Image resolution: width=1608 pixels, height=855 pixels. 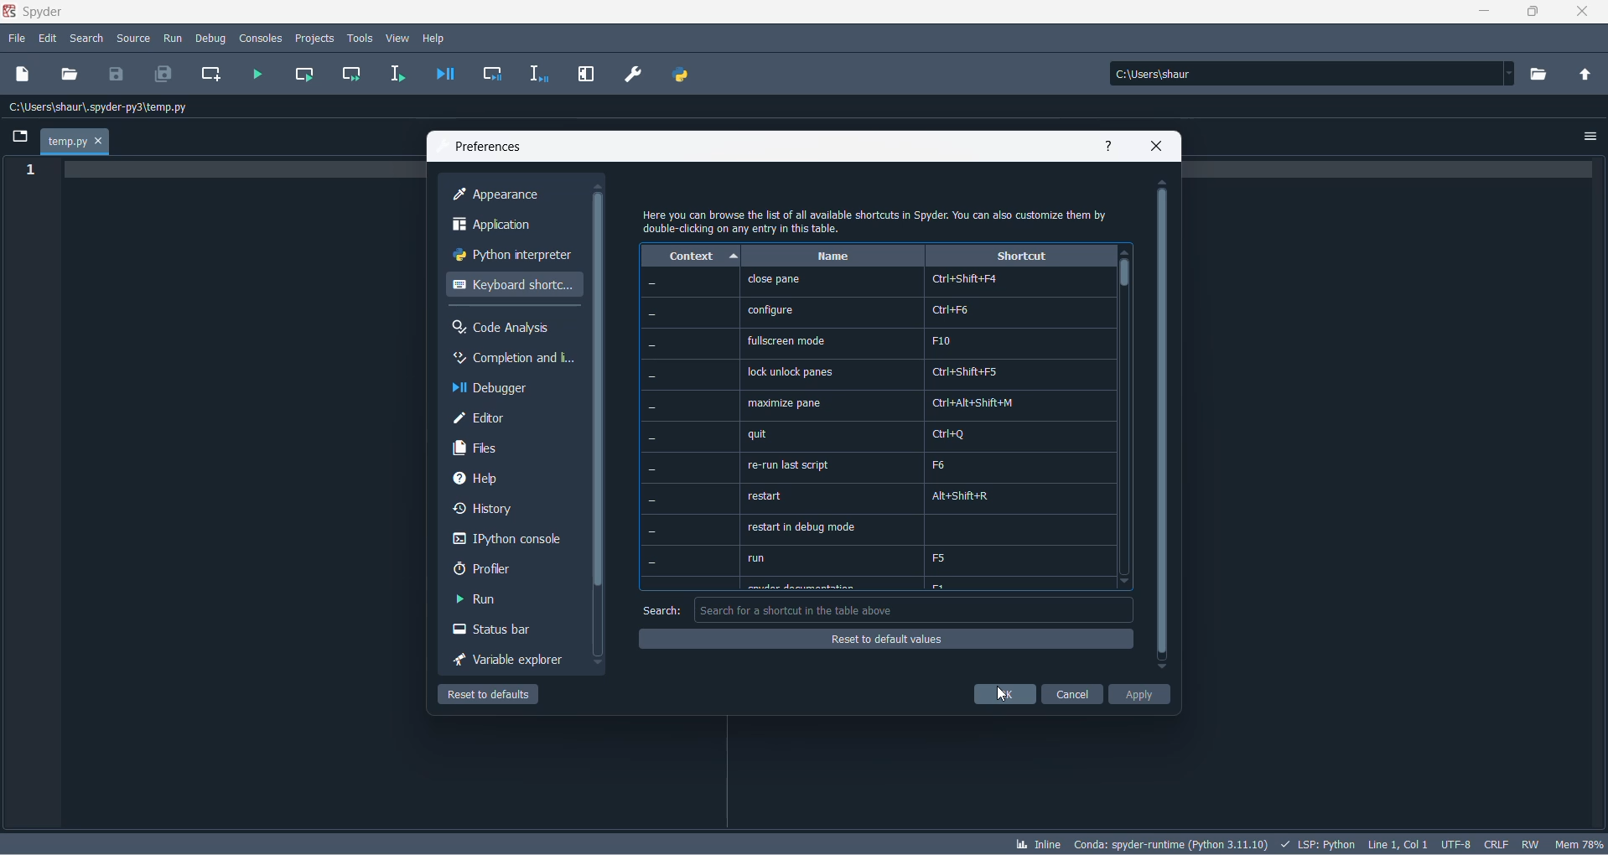 I want to click on close, so click(x=1589, y=15).